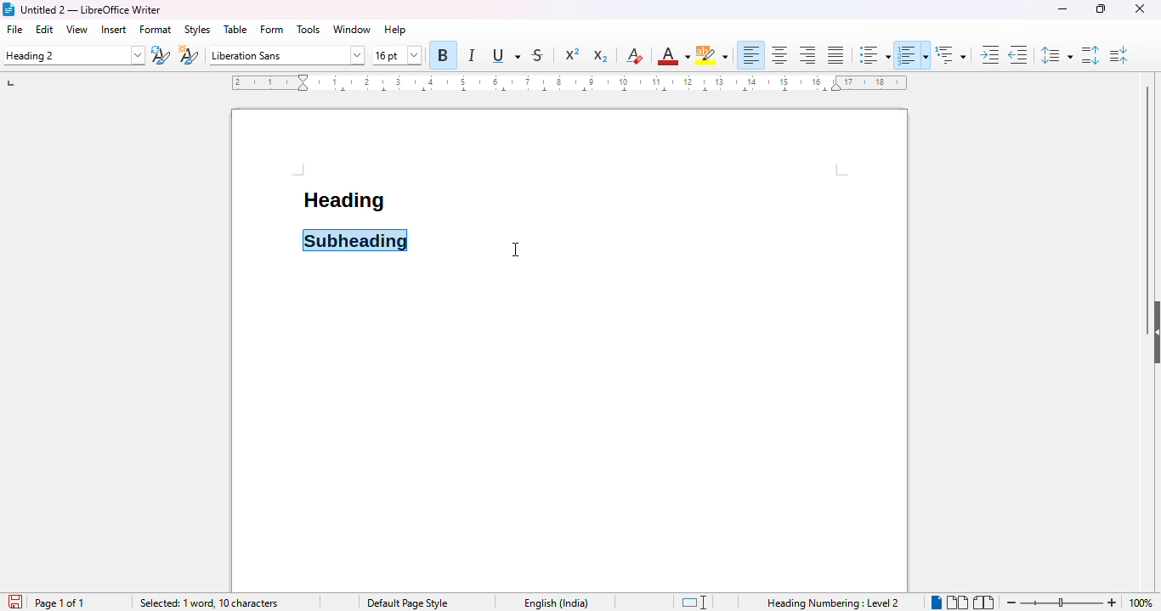  Describe the element at coordinates (156, 30) in the screenshot. I see `format` at that location.